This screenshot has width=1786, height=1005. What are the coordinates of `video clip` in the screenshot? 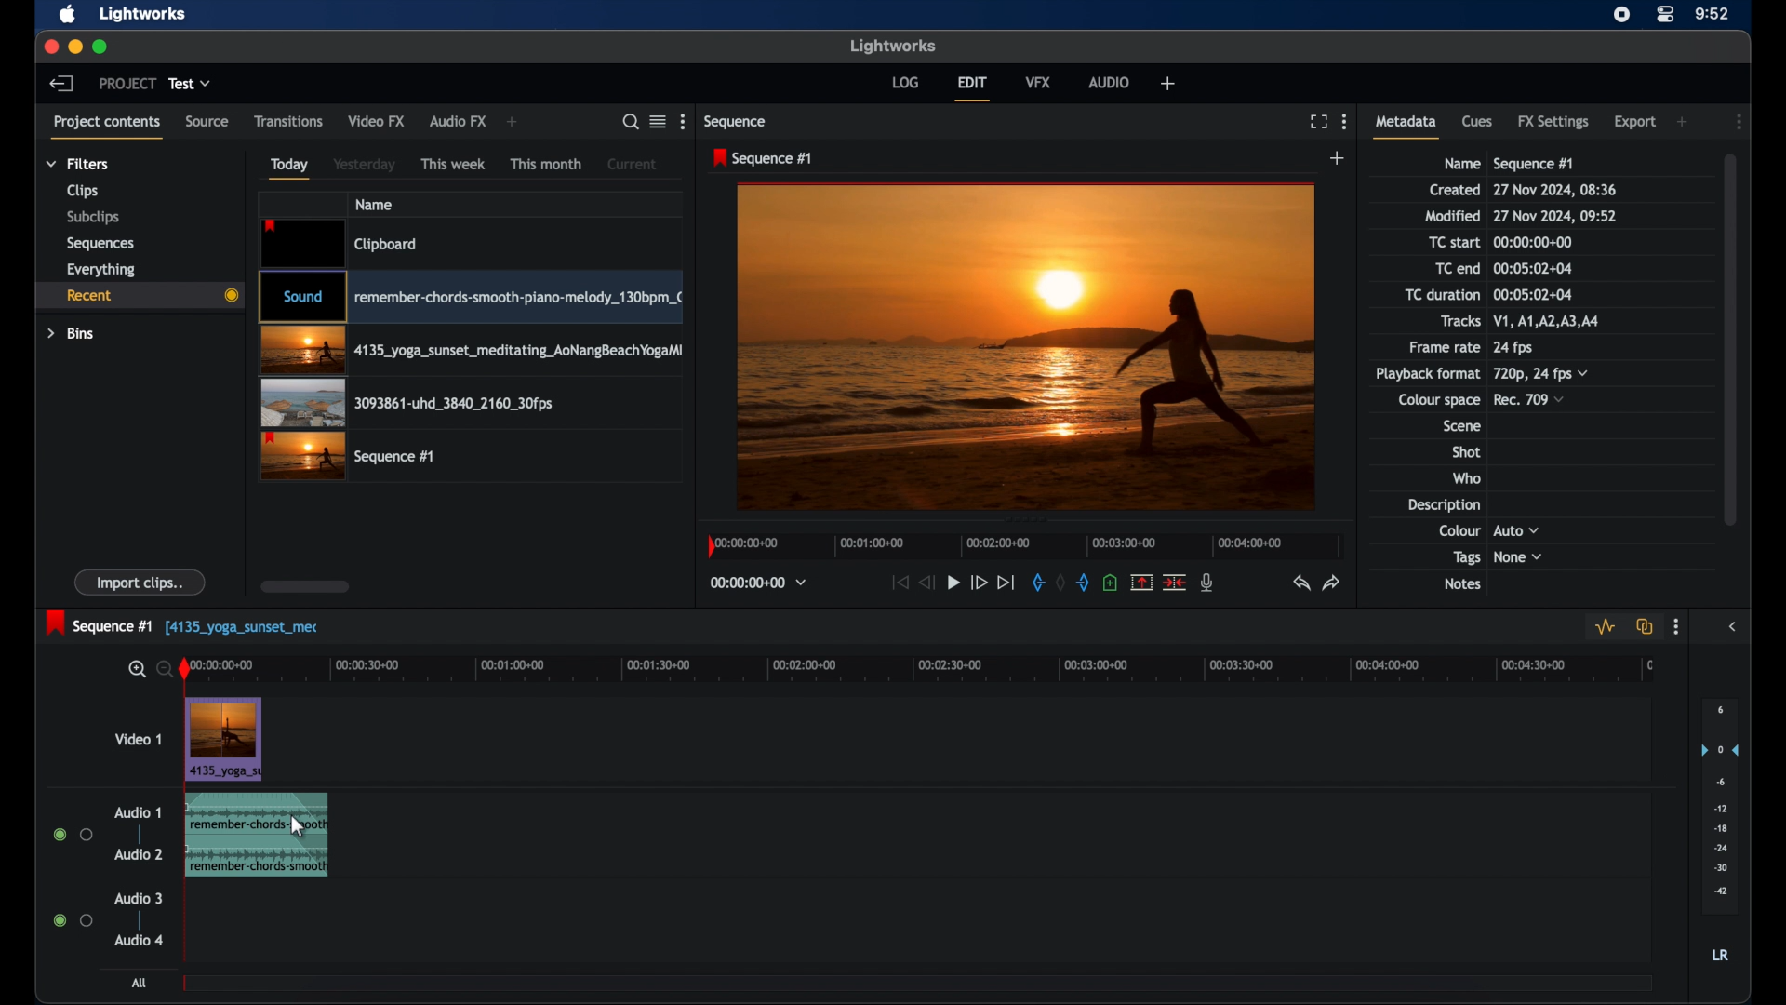 It's located at (408, 403).